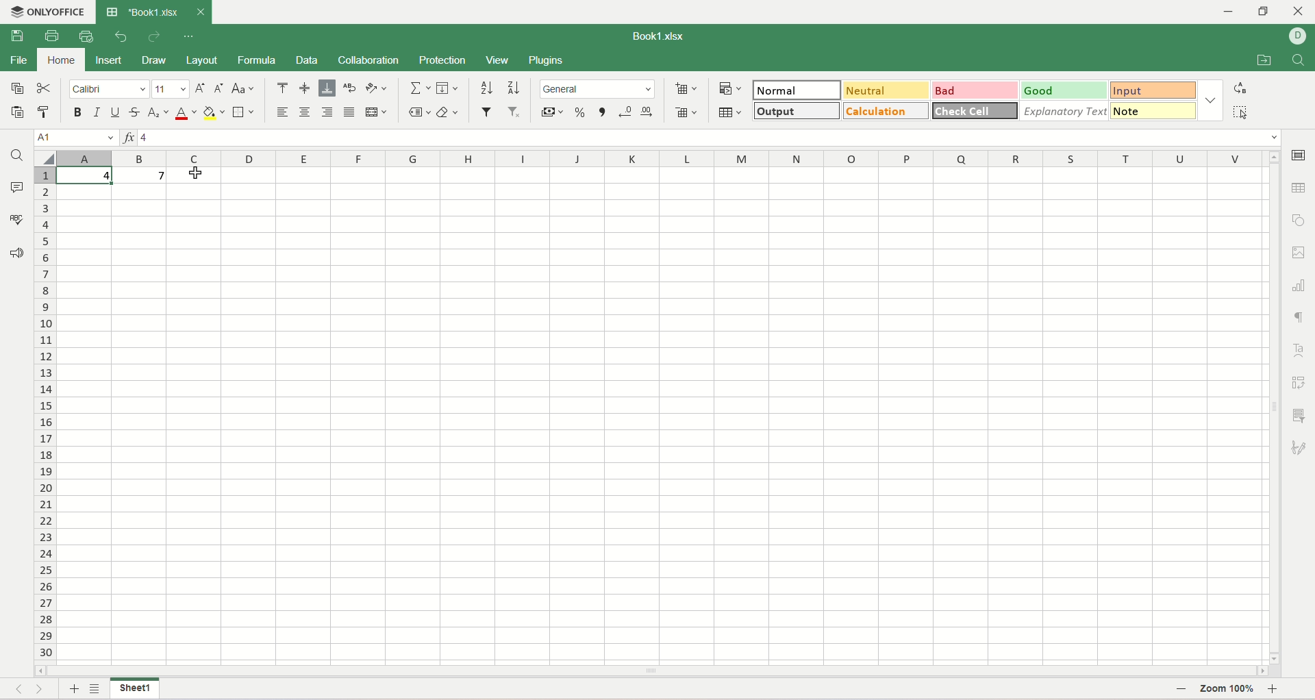 This screenshot has height=700, width=1315. I want to click on align middle, so click(306, 88).